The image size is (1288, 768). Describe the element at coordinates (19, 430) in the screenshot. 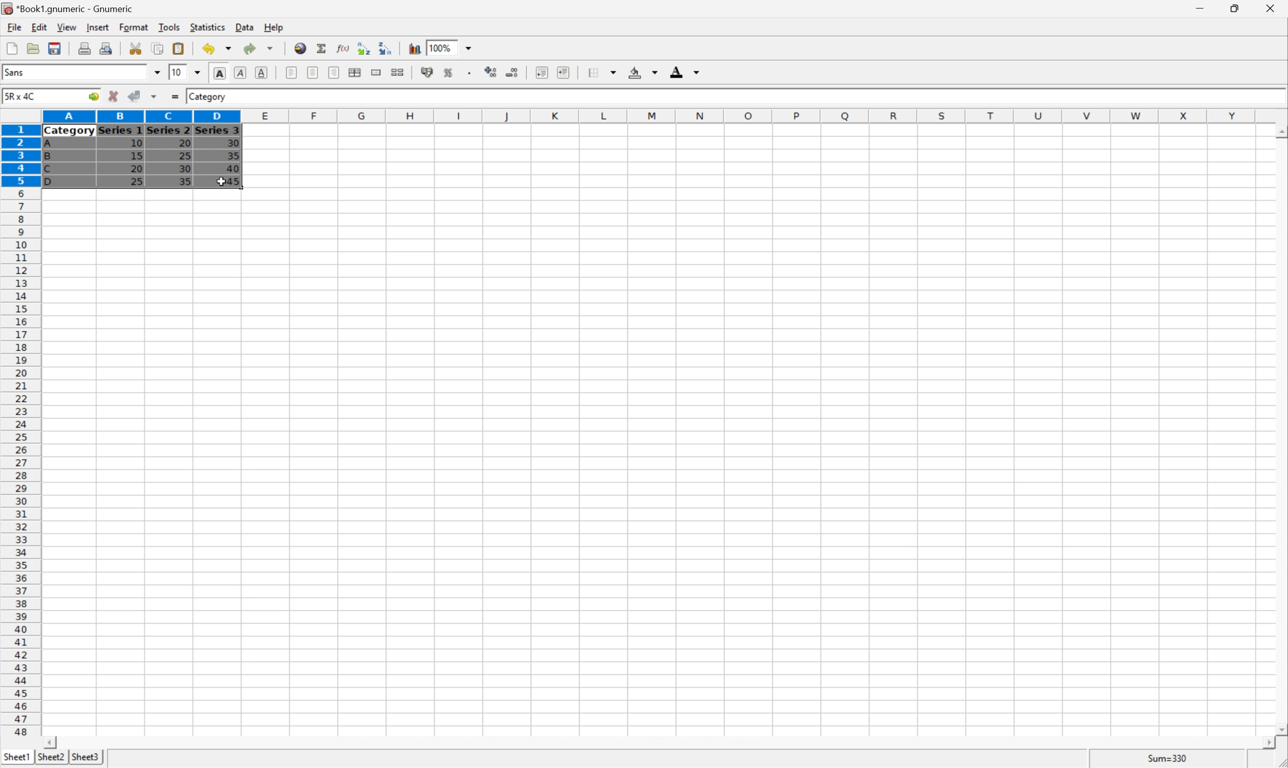

I see `Row numbers` at that location.